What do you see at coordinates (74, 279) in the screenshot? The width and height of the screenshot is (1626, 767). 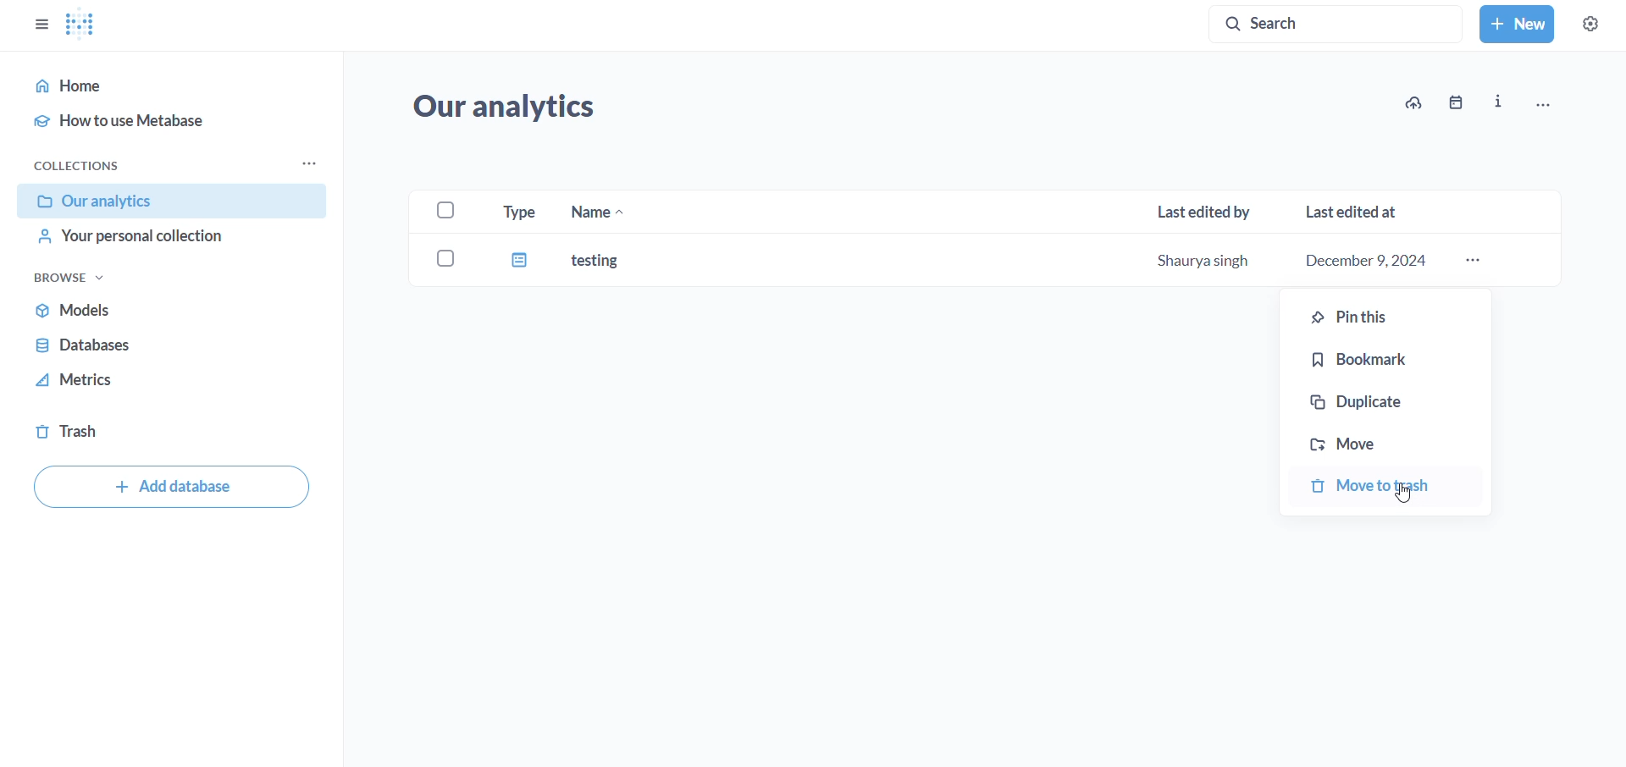 I see `browse` at bounding box center [74, 279].